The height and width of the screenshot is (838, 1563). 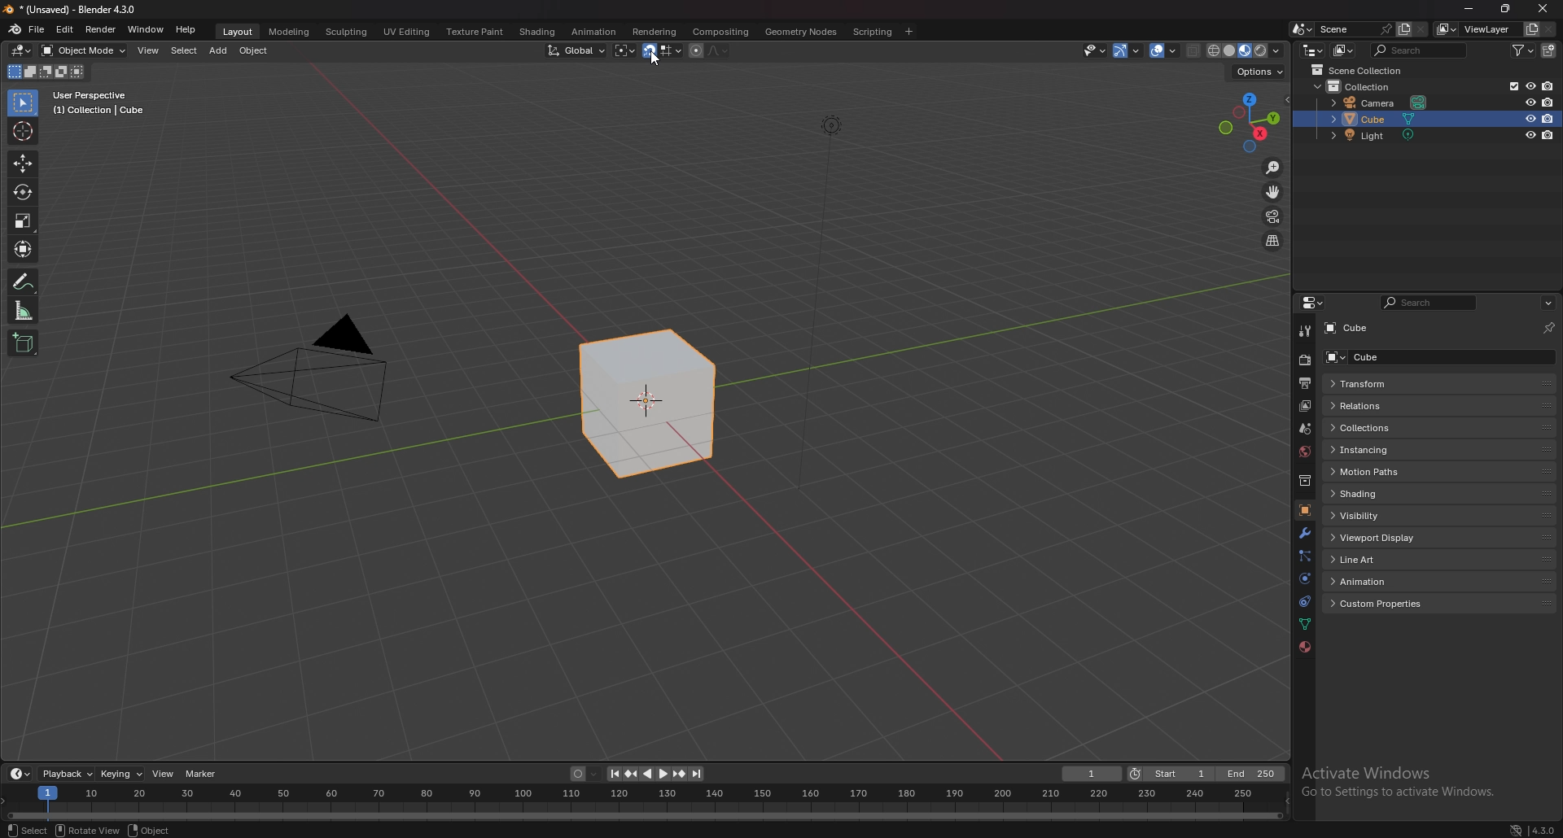 I want to click on scale, so click(x=24, y=220).